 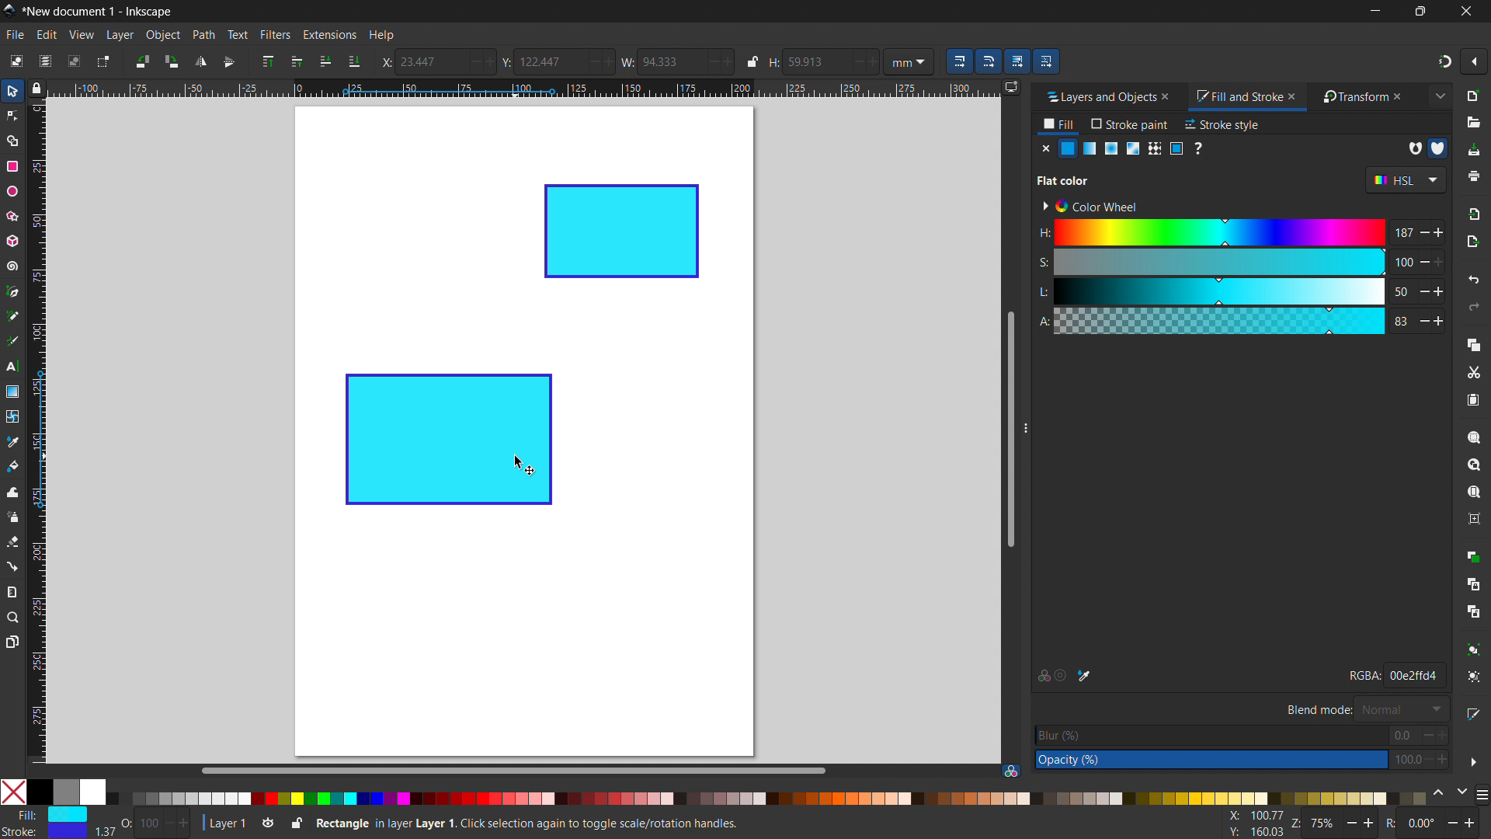 I want to click on width of stroke, so click(x=105, y=832).